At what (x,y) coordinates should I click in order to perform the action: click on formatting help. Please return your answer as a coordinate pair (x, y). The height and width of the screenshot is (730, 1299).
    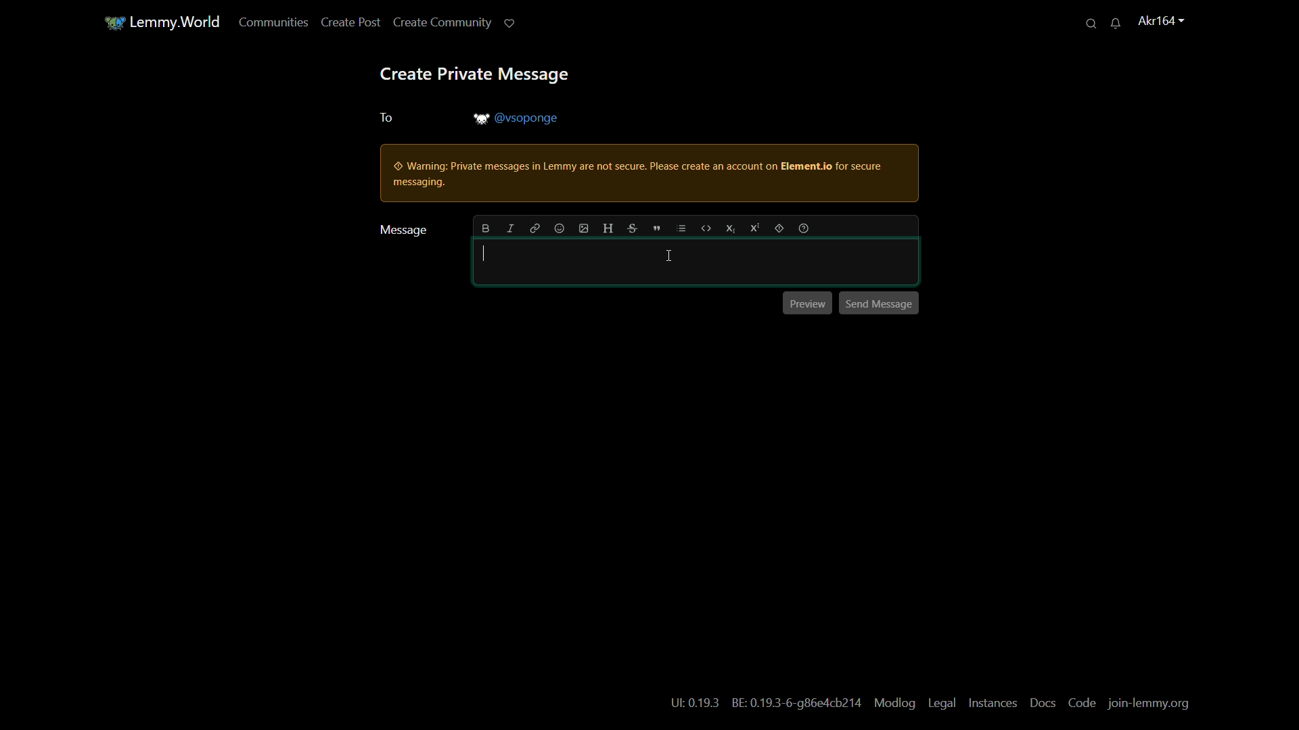
    Looking at the image, I should click on (806, 228).